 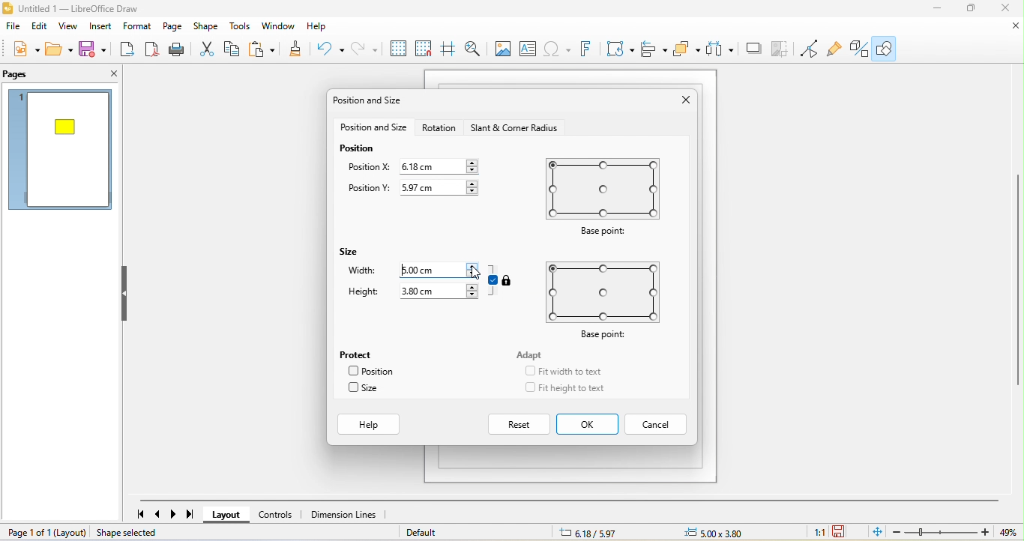 I want to click on position y, so click(x=364, y=190).